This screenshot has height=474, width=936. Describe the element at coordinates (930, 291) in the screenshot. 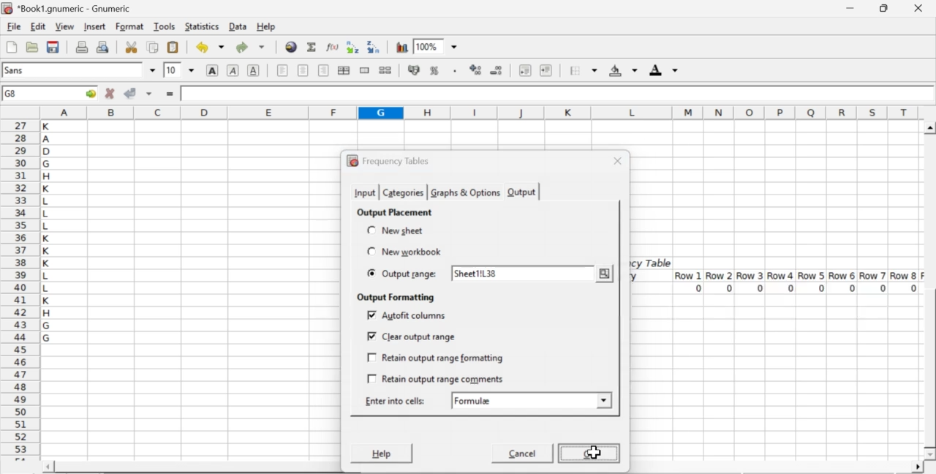

I see `scroll bar` at that location.